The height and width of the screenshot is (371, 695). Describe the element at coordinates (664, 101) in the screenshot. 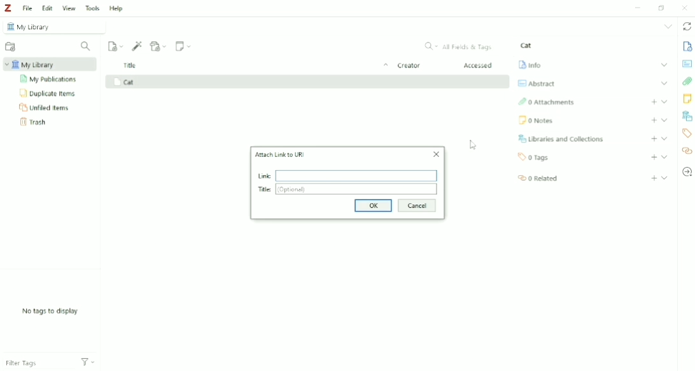

I see `Expand section` at that location.